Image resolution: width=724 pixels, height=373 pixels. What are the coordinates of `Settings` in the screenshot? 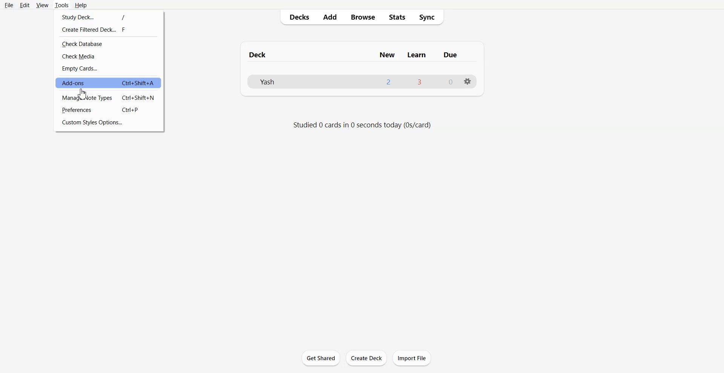 It's located at (468, 81).